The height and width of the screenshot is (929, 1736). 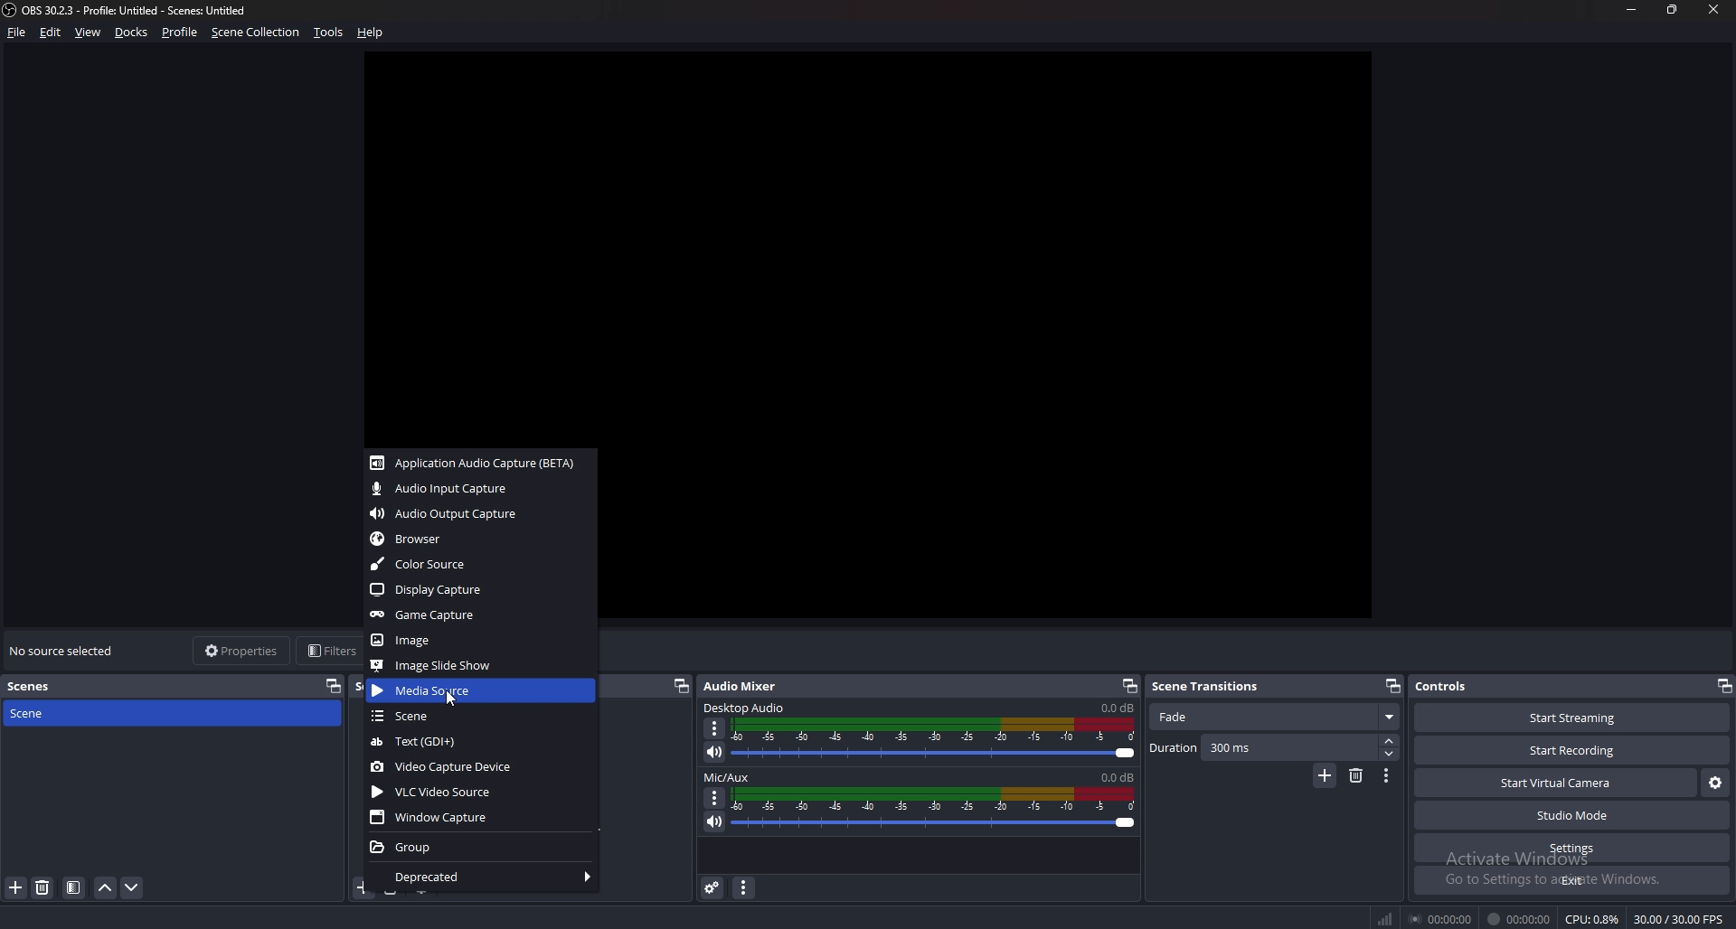 What do you see at coordinates (43, 887) in the screenshot?
I see `delete scene` at bounding box center [43, 887].